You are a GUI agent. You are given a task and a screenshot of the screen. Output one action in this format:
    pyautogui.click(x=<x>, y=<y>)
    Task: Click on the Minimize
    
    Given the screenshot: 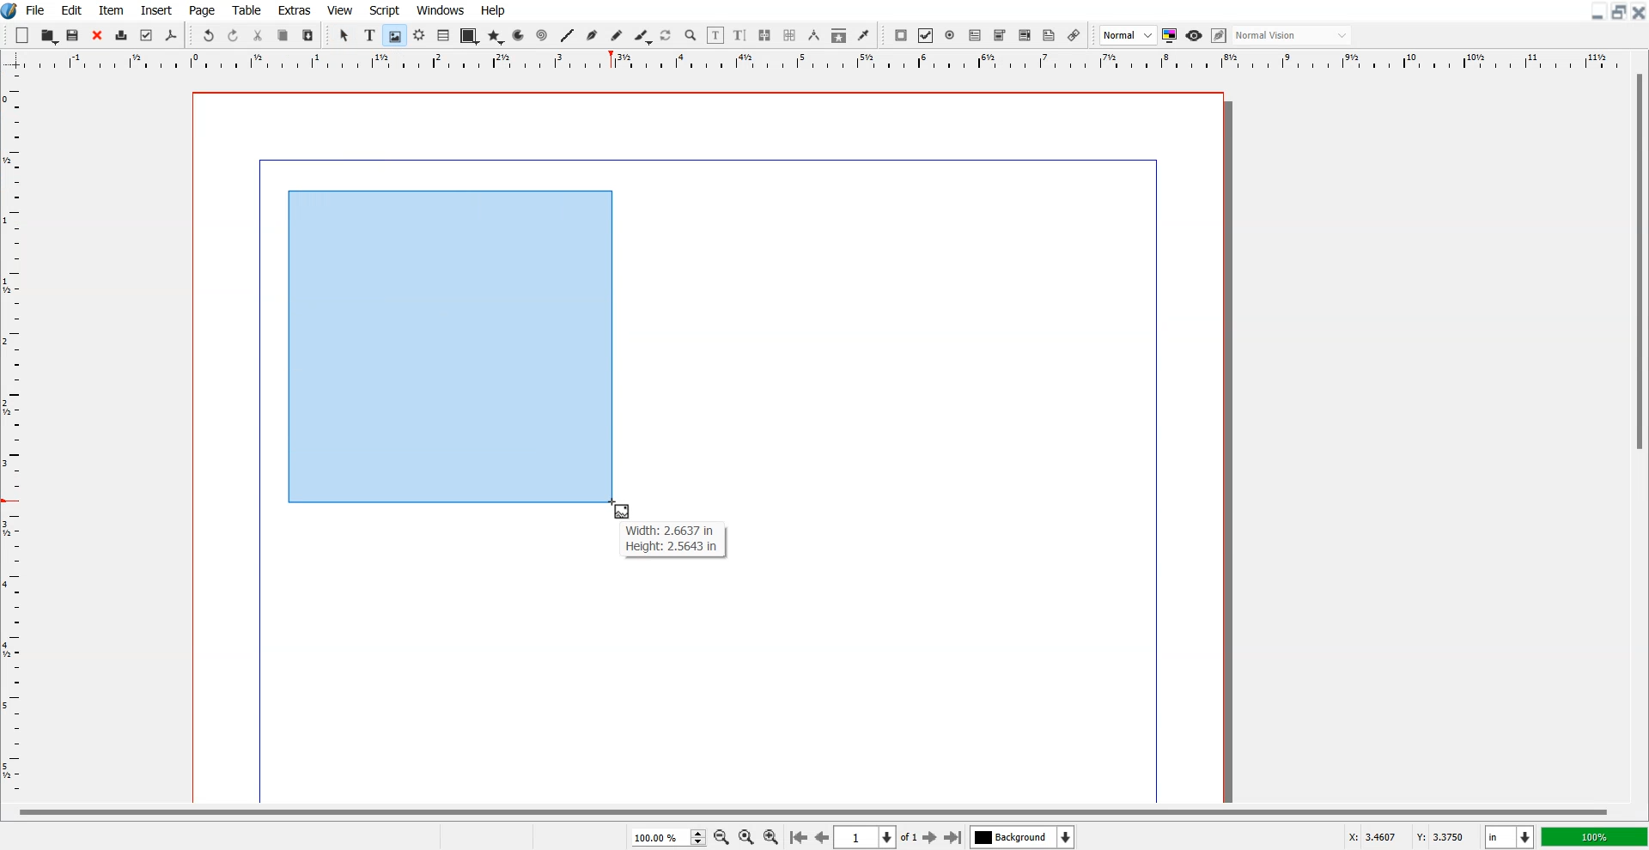 What is the action you would take?
    pyautogui.click(x=1596, y=12)
    